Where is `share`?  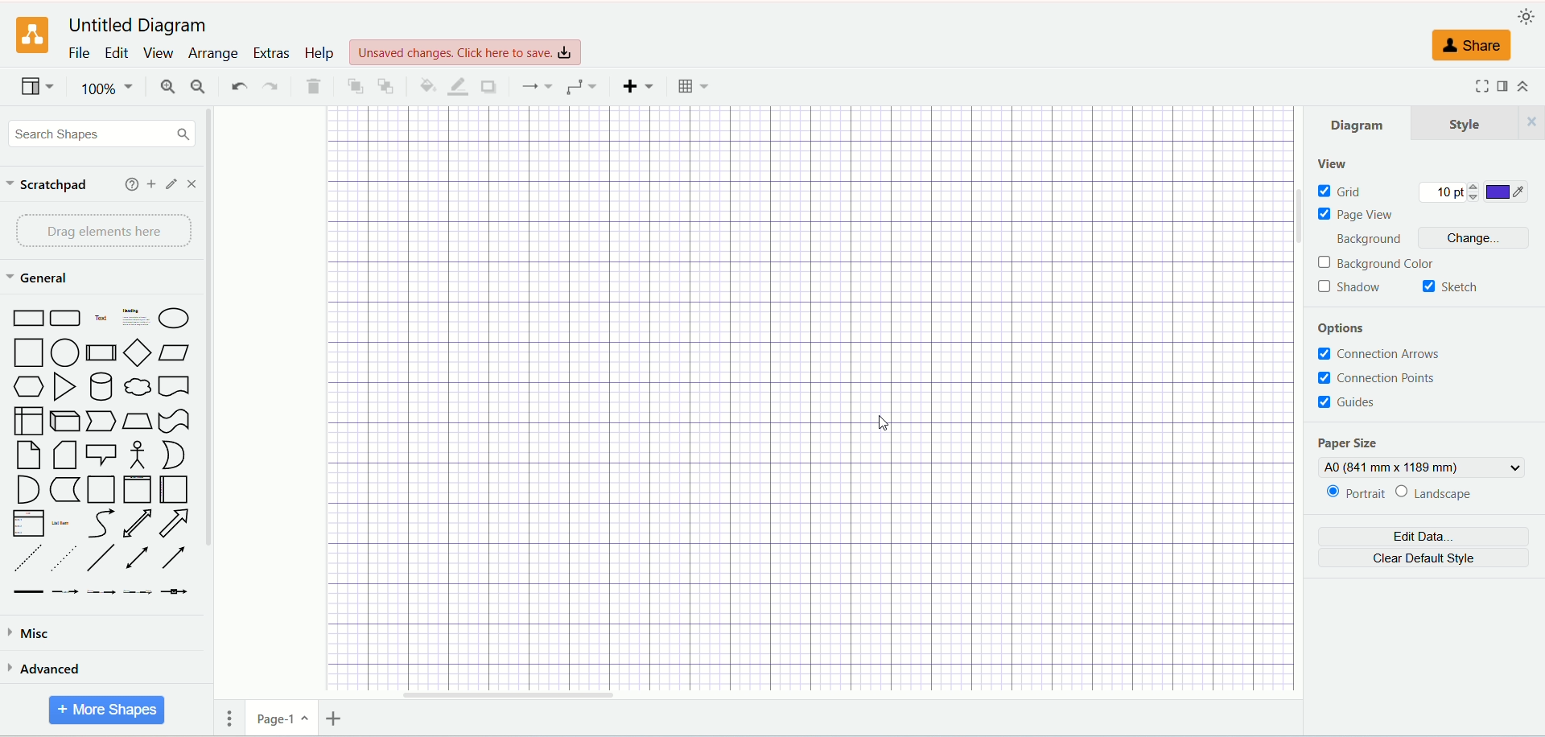
share is located at coordinates (1474, 47).